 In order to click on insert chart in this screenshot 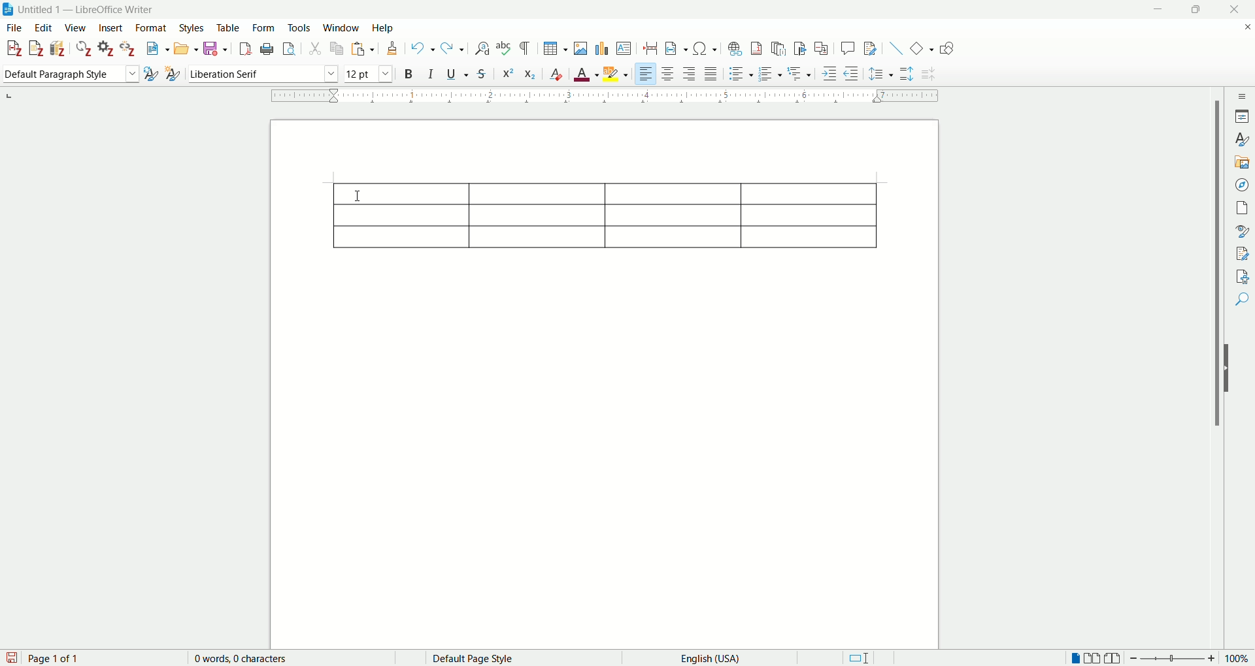, I will do `click(600, 50)`.